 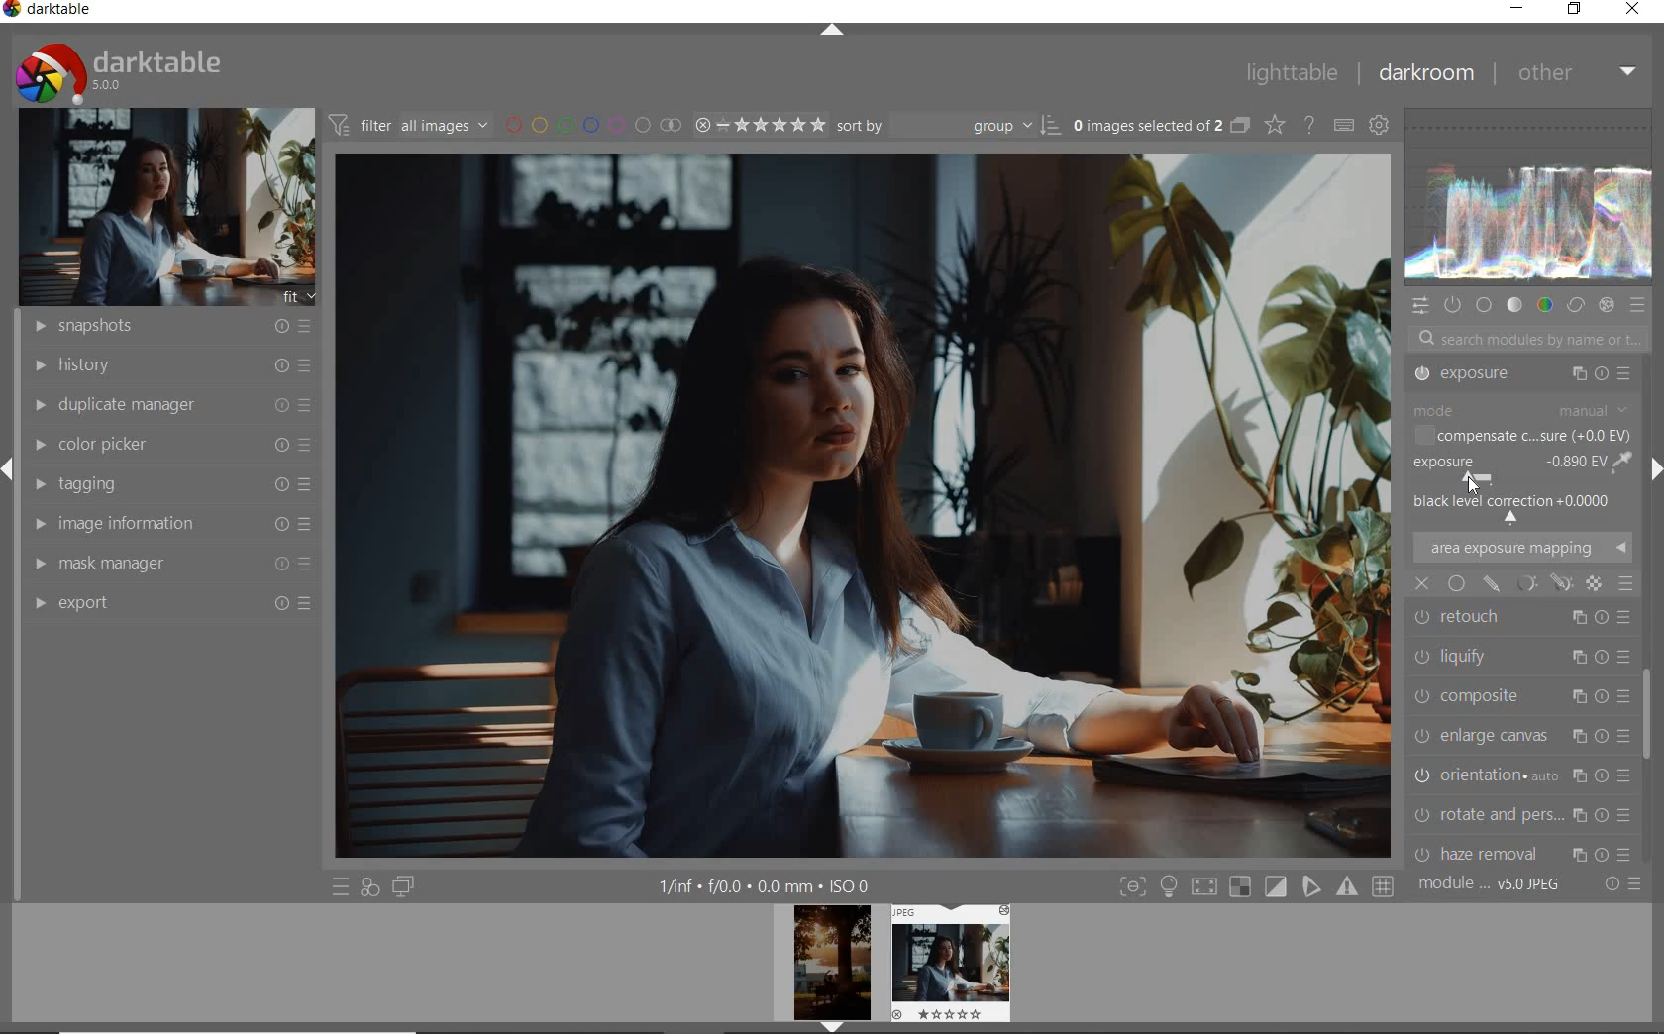 What do you see at coordinates (1487, 482) in the screenshot?
I see `cursor position` at bounding box center [1487, 482].